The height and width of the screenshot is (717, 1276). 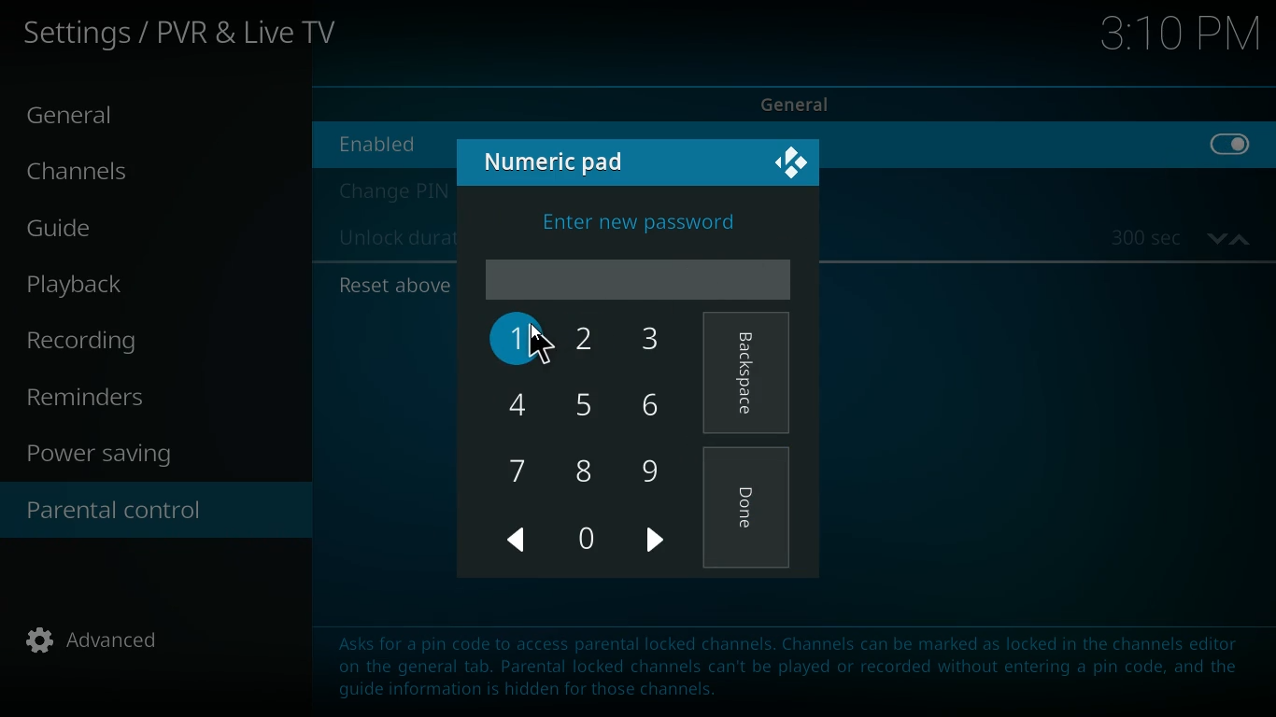 What do you see at coordinates (588, 403) in the screenshot?
I see `5` at bounding box center [588, 403].